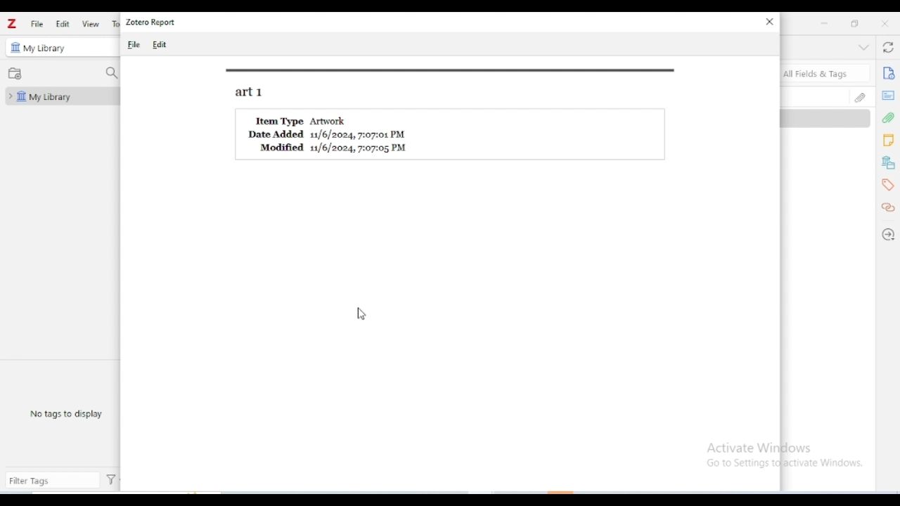 The height and width of the screenshot is (506, 900). What do you see at coordinates (38, 24) in the screenshot?
I see `file` at bounding box center [38, 24].